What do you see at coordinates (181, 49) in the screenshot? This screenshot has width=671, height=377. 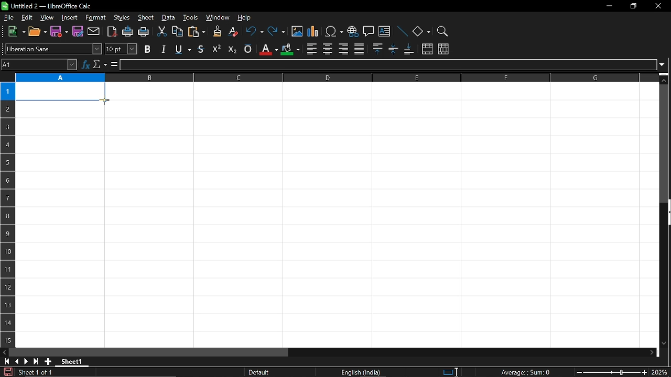 I see `underline` at bounding box center [181, 49].